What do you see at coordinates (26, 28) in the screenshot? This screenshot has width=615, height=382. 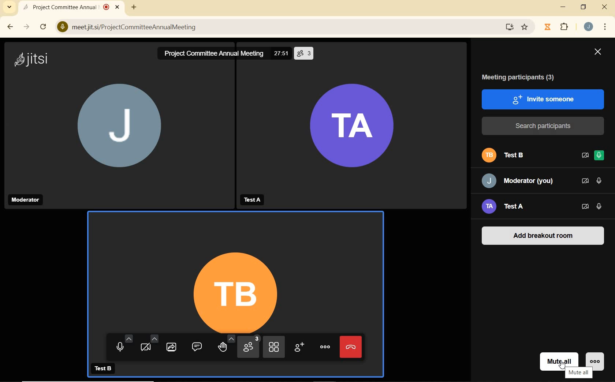 I see `FORWARD` at bounding box center [26, 28].